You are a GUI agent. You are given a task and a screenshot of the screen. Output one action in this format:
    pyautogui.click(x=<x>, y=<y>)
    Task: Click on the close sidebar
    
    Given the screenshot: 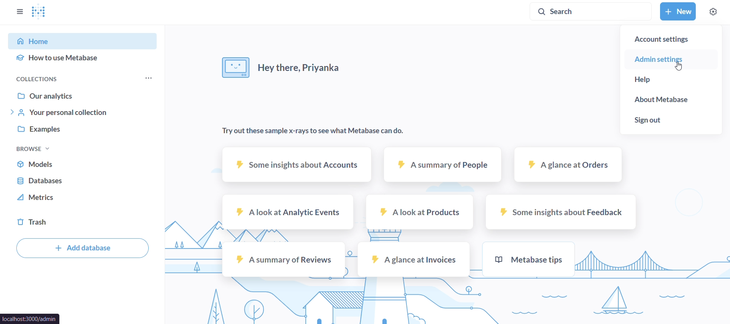 What is the action you would take?
    pyautogui.click(x=19, y=11)
    